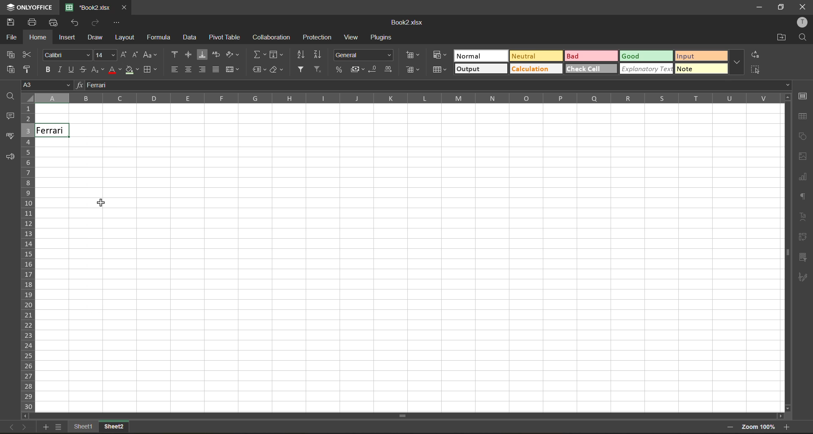  Describe the element at coordinates (9, 158) in the screenshot. I see `feedback` at that location.